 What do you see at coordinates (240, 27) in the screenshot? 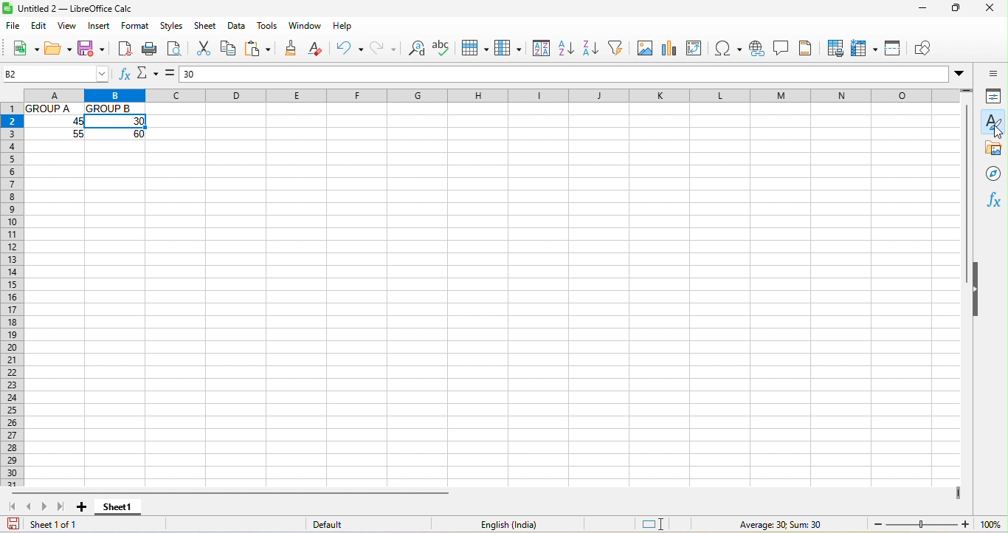
I see `data` at bounding box center [240, 27].